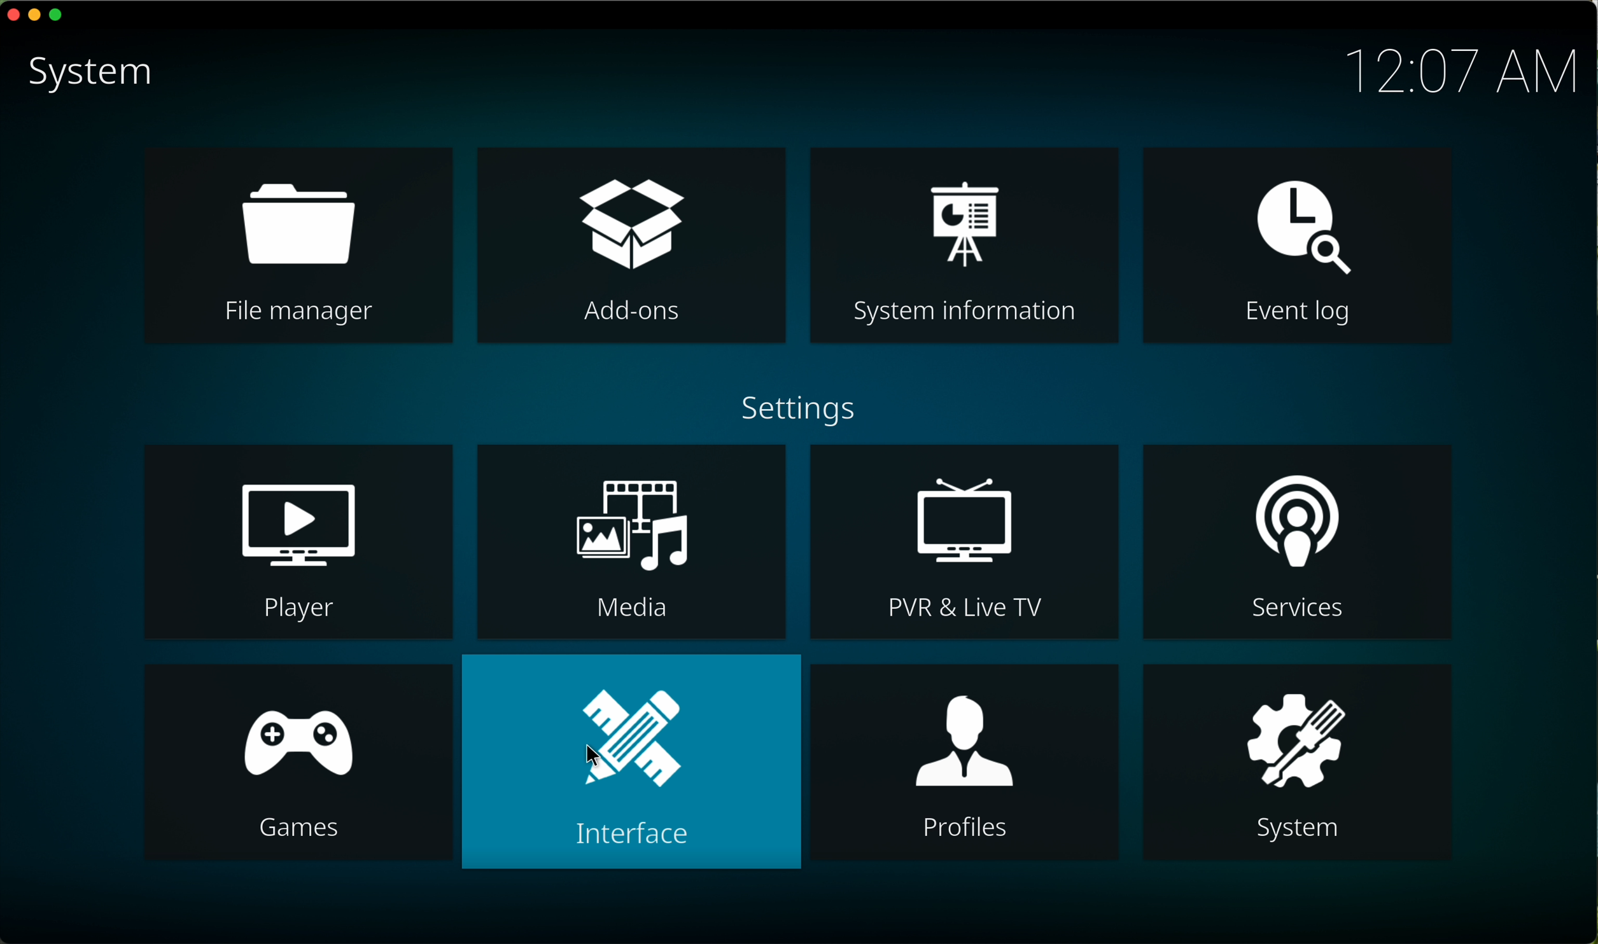  Describe the element at coordinates (300, 244) in the screenshot. I see `file manager` at that location.